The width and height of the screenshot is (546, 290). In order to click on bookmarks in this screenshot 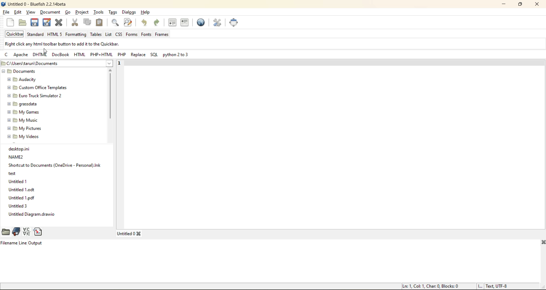, I will do `click(16, 231)`.